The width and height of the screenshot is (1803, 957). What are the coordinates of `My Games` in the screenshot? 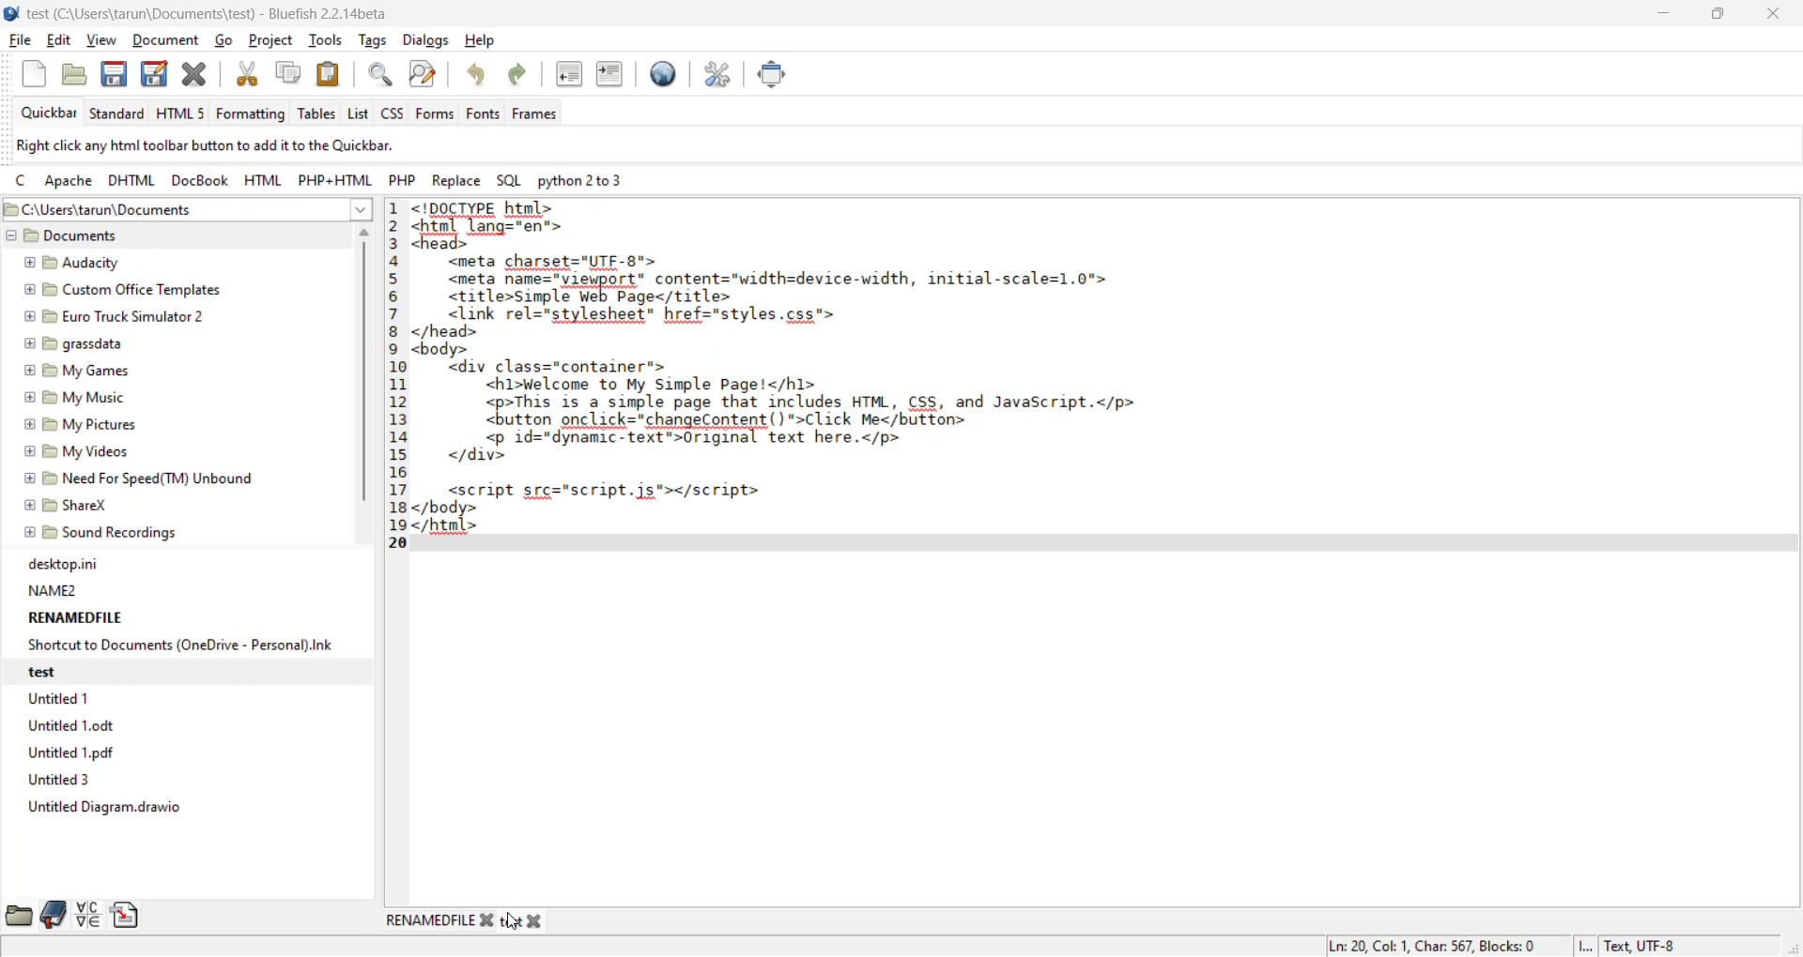 It's located at (77, 371).